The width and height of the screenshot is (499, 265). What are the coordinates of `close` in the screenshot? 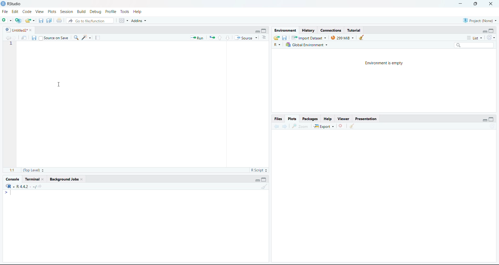 It's located at (81, 179).